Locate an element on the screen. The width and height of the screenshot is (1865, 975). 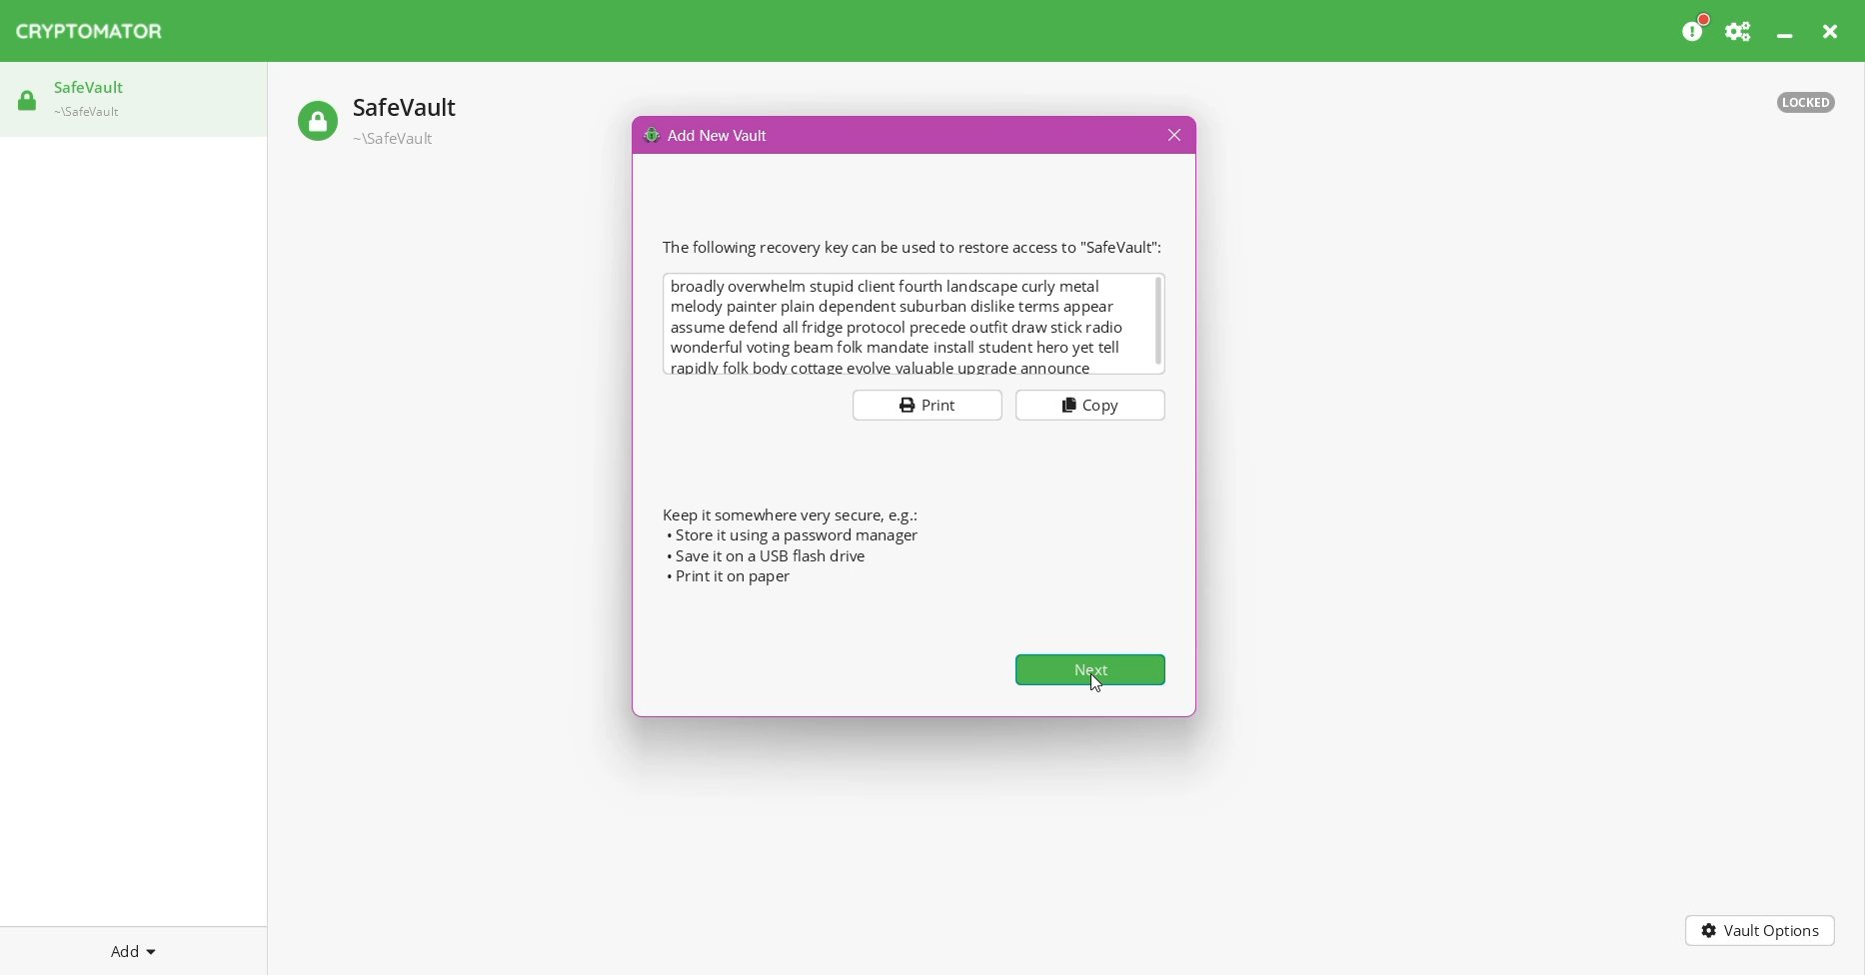
Minimize is located at coordinates (1787, 31).